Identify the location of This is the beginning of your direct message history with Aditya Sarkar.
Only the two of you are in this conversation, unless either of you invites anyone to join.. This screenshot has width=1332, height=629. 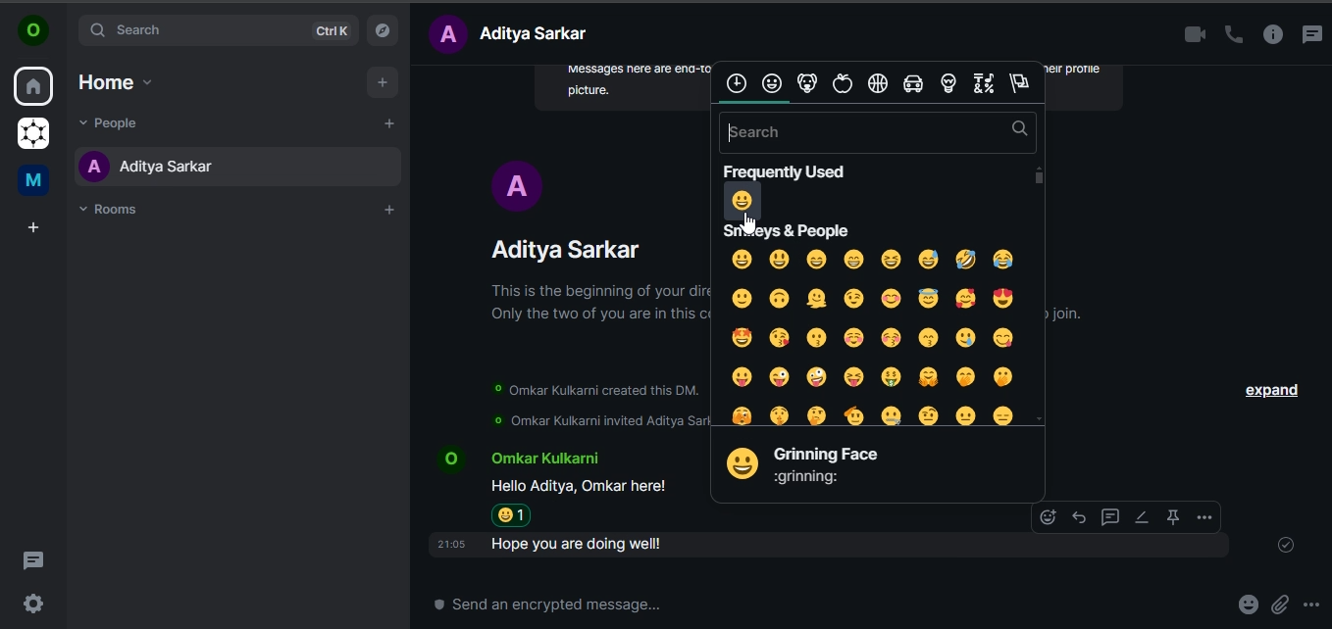
(595, 304).